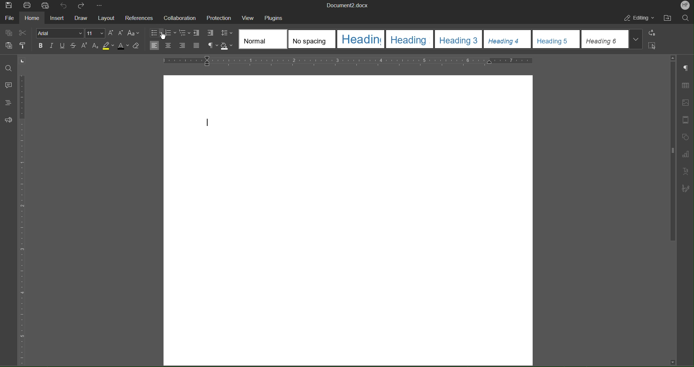  What do you see at coordinates (176, 44) in the screenshot?
I see `Text Alignment` at bounding box center [176, 44].